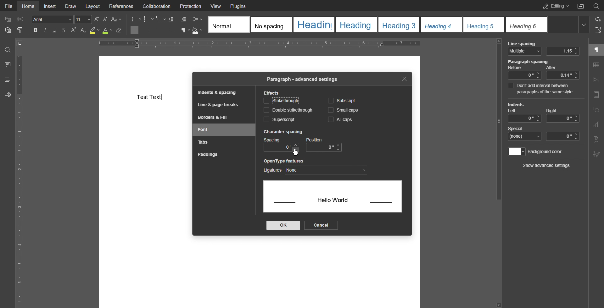 The height and width of the screenshot is (308, 604). What do you see at coordinates (316, 167) in the screenshot?
I see `OpenType features` at bounding box center [316, 167].